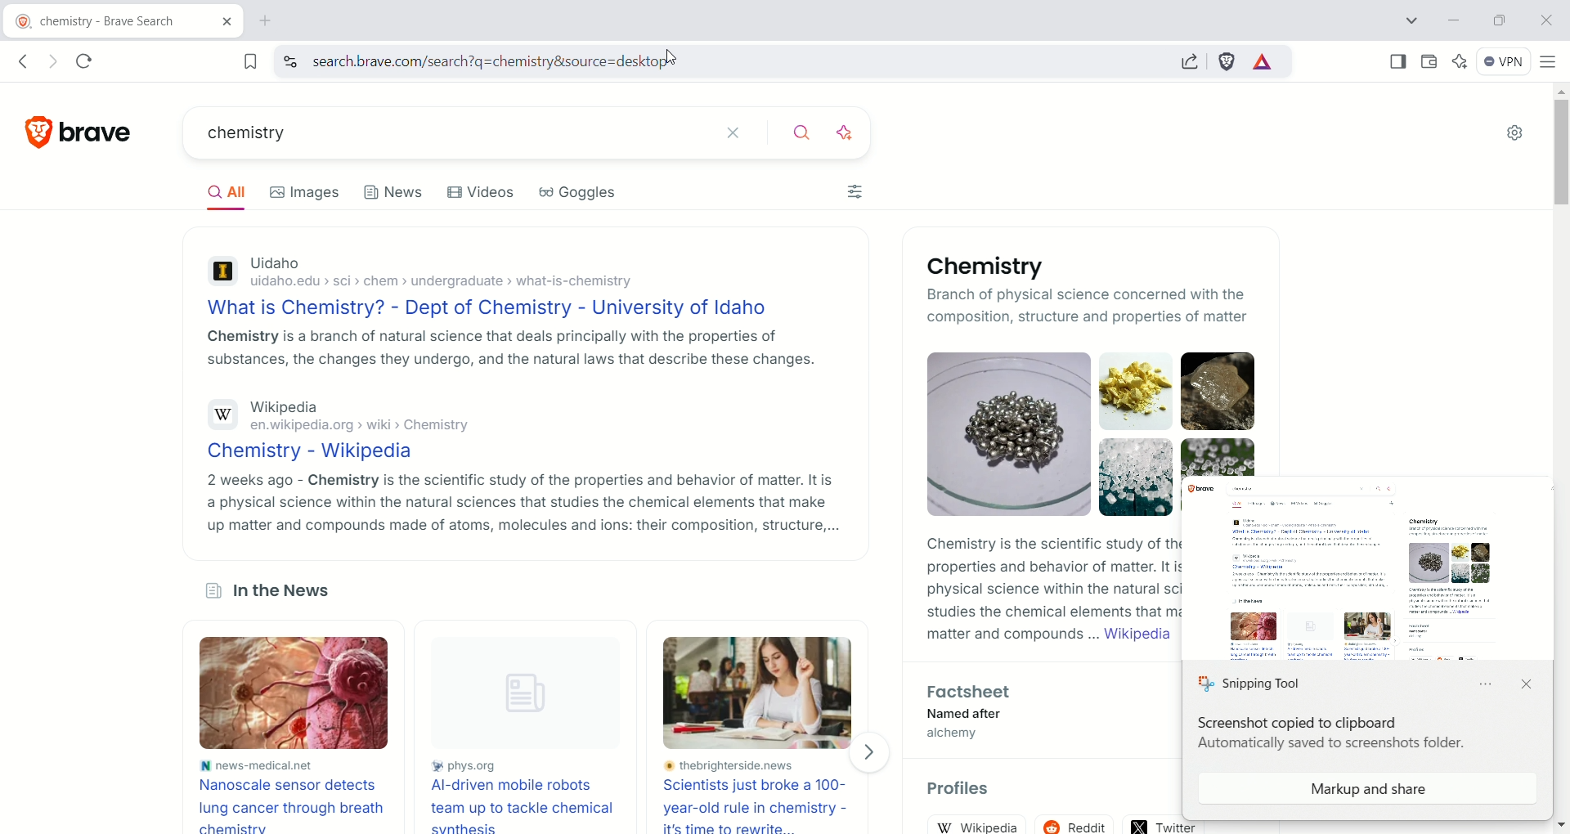 The width and height of the screenshot is (1570, 834). Describe the element at coordinates (394, 197) in the screenshot. I see `News` at that location.